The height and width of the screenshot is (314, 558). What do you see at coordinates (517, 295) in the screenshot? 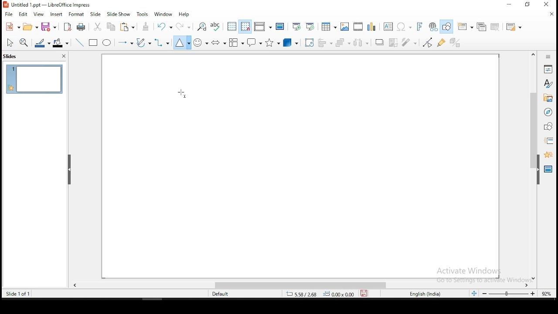
I see `zoom` at bounding box center [517, 295].